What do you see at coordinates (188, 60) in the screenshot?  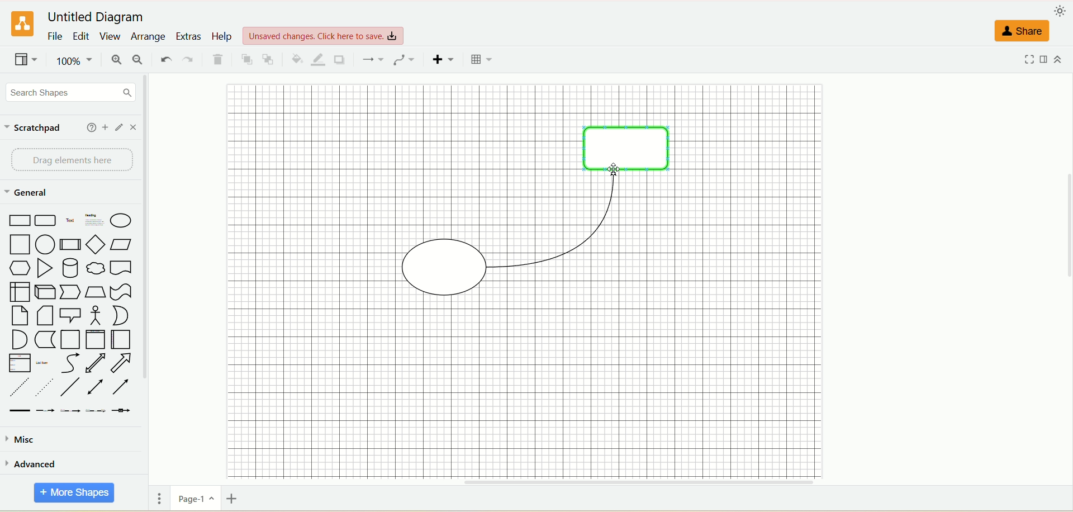 I see `redo` at bounding box center [188, 60].